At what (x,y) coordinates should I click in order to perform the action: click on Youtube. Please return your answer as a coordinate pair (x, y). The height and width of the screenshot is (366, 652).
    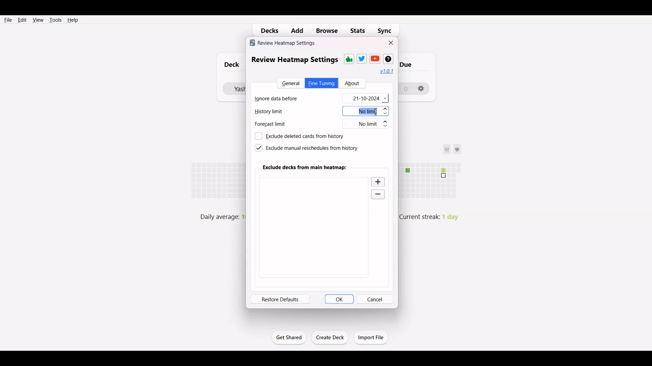
    Looking at the image, I should click on (375, 58).